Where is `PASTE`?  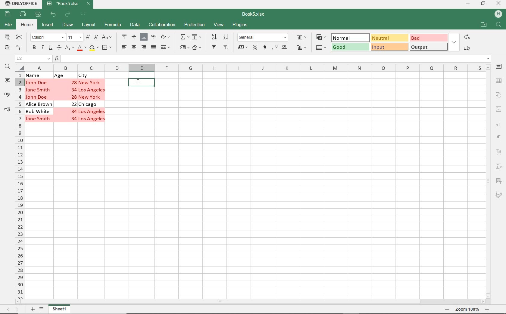
PASTE is located at coordinates (7, 48).